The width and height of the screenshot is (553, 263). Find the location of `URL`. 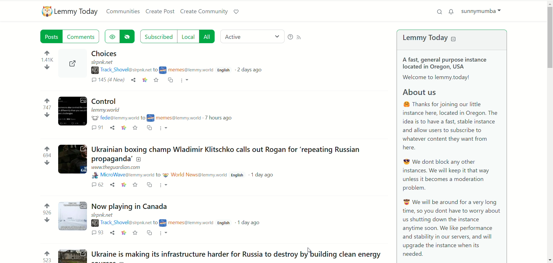

URL is located at coordinates (104, 215).